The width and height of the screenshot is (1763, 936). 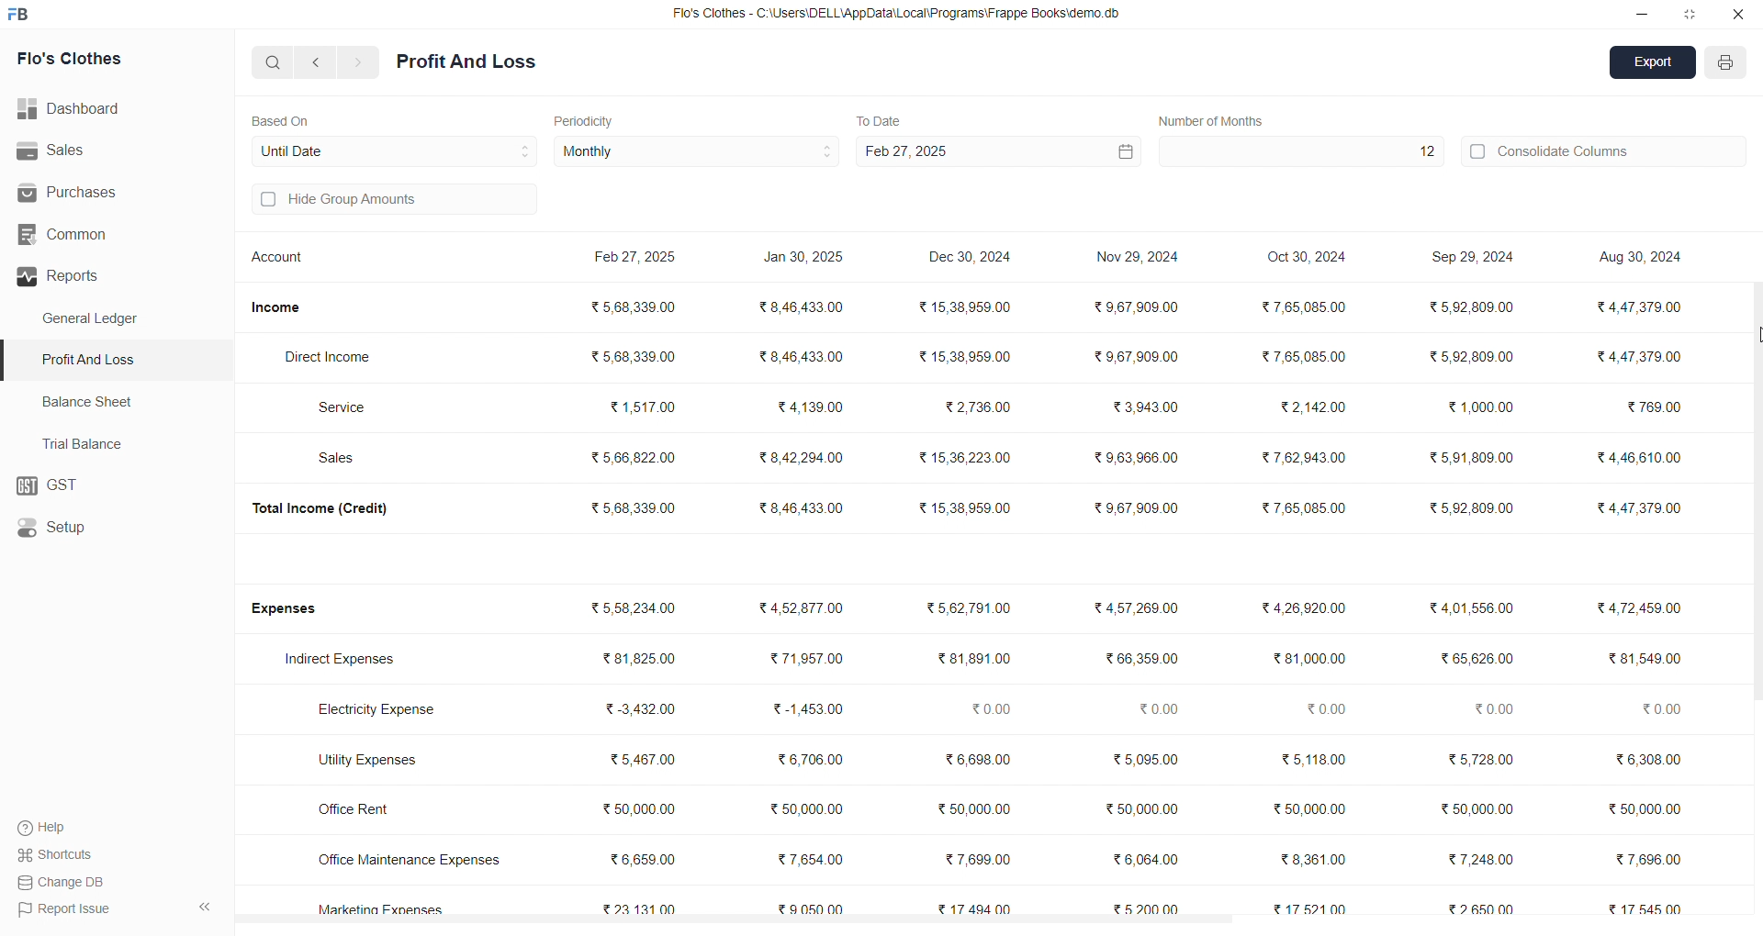 I want to click on ₹65,626.00, so click(x=1477, y=657).